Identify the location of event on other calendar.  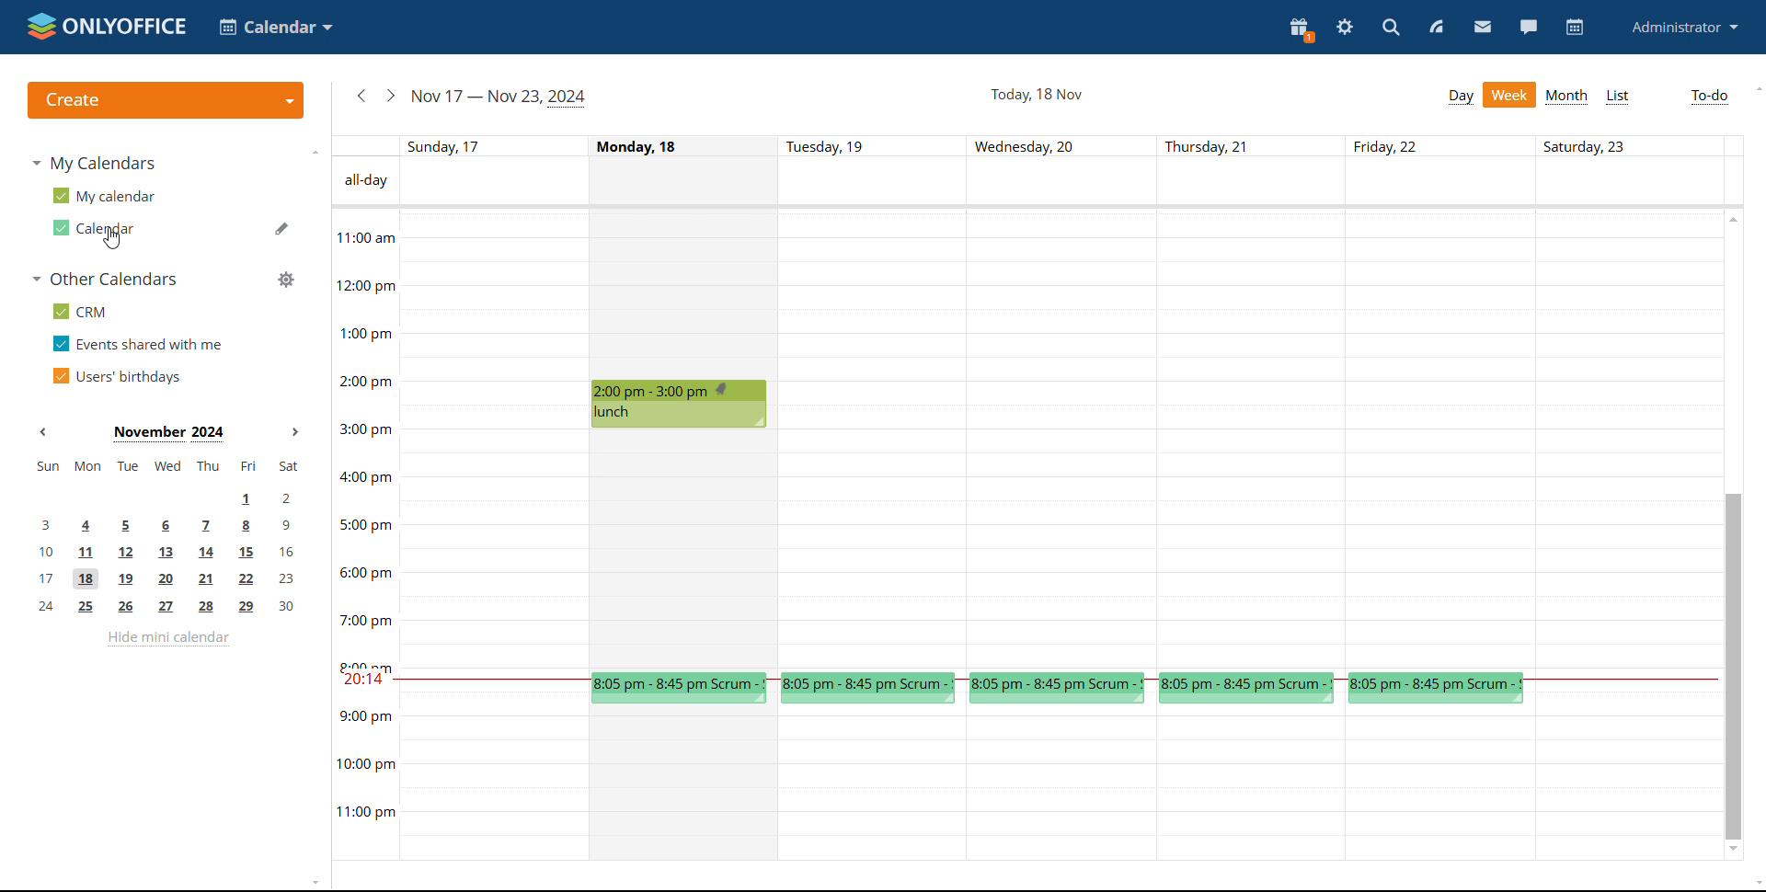
(1056, 687).